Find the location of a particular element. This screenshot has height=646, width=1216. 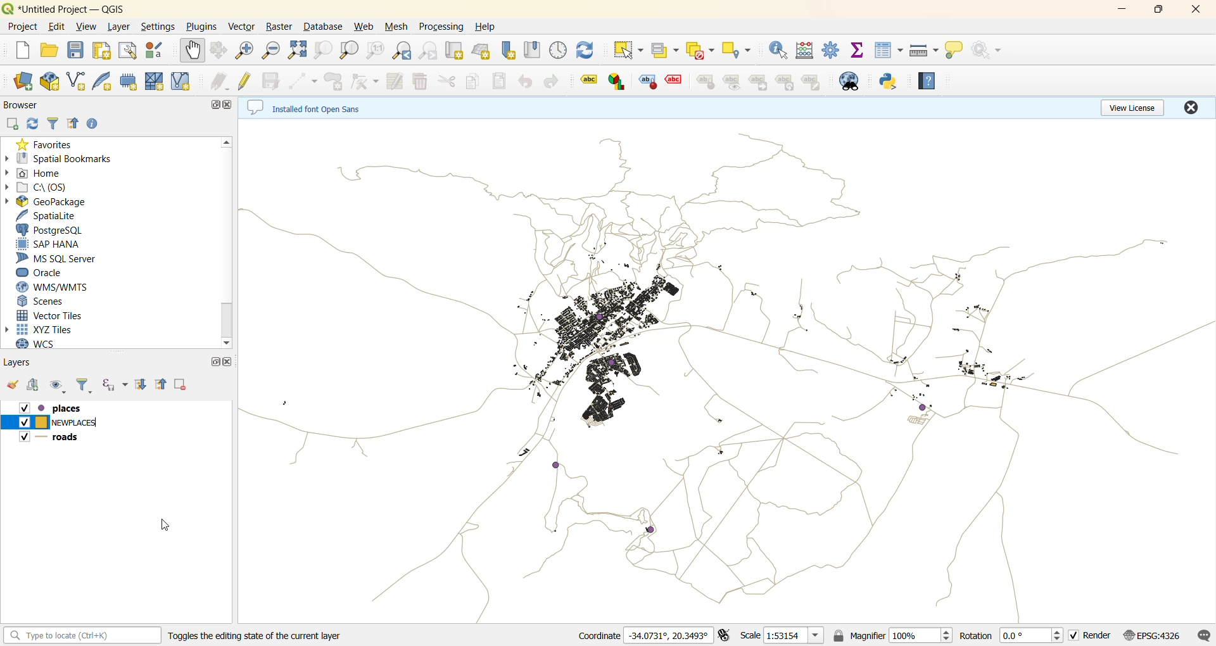

label is located at coordinates (584, 80).